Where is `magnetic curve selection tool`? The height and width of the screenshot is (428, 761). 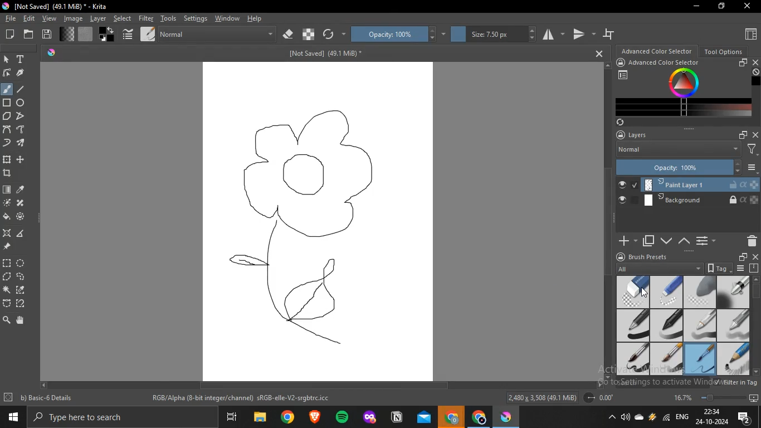 magnetic curve selection tool is located at coordinates (22, 303).